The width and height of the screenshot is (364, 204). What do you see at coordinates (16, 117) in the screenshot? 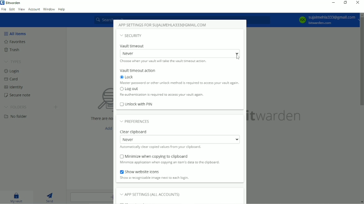
I see `No folder` at bounding box center [16, 117].